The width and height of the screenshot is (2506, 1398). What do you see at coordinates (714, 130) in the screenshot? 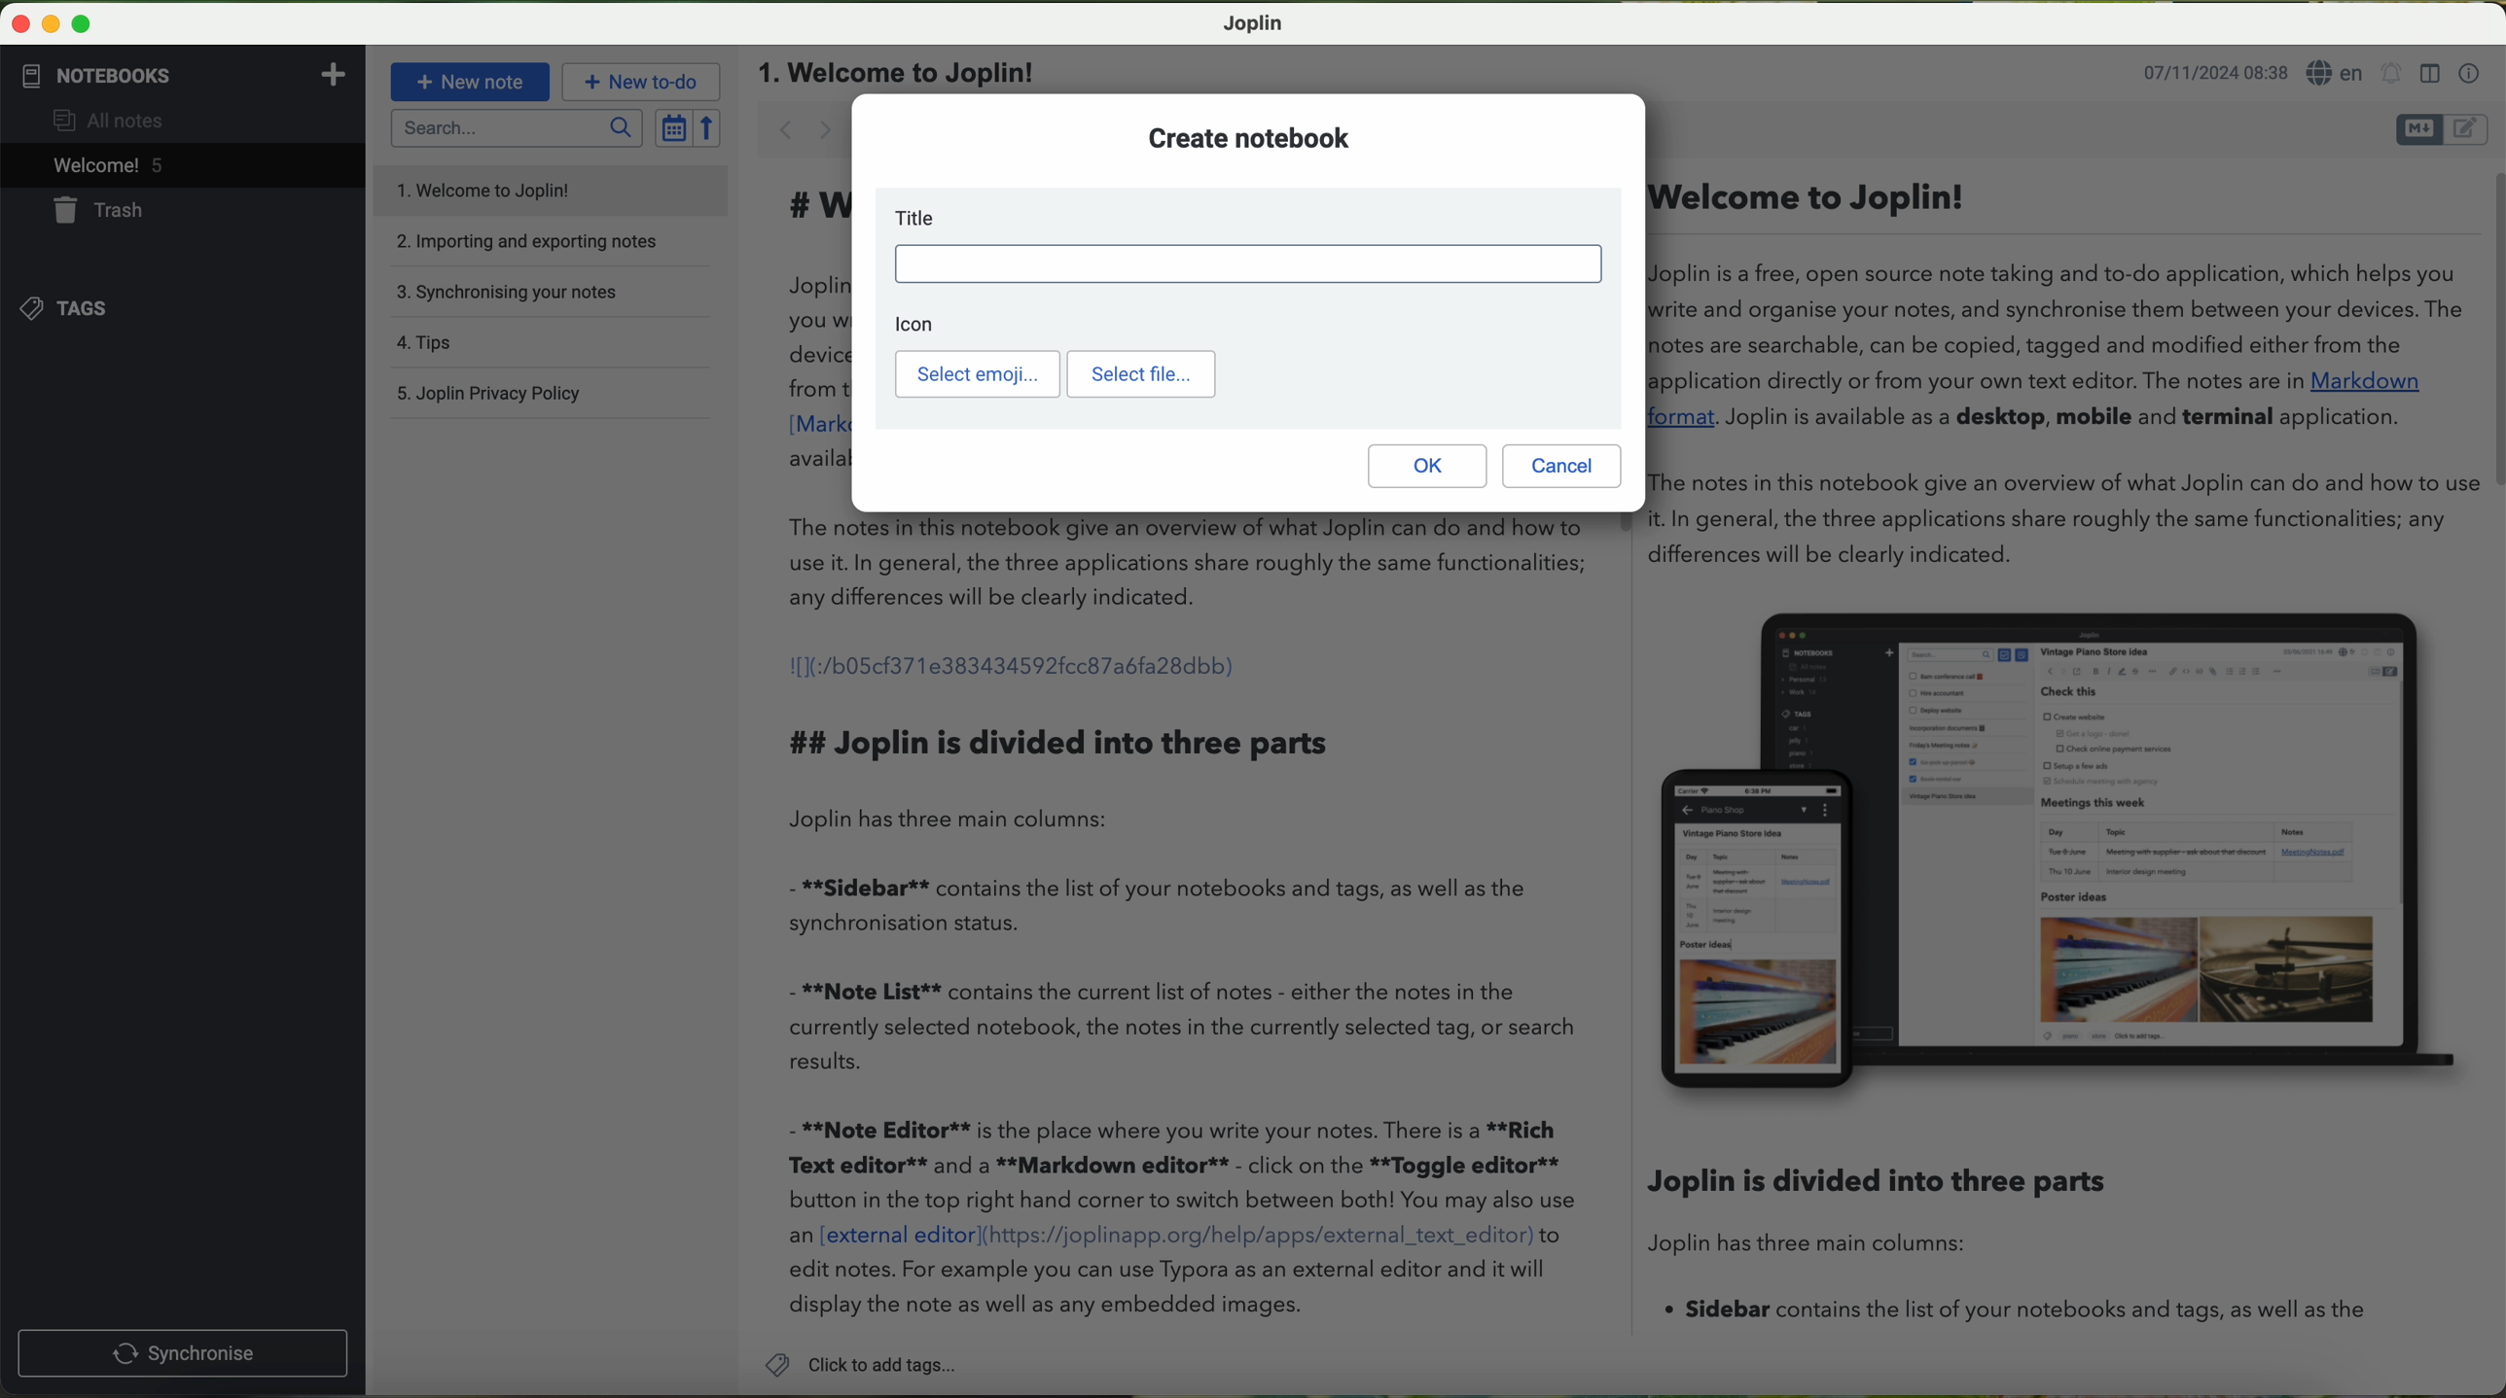
I see `` at bounding box center [714, 130].